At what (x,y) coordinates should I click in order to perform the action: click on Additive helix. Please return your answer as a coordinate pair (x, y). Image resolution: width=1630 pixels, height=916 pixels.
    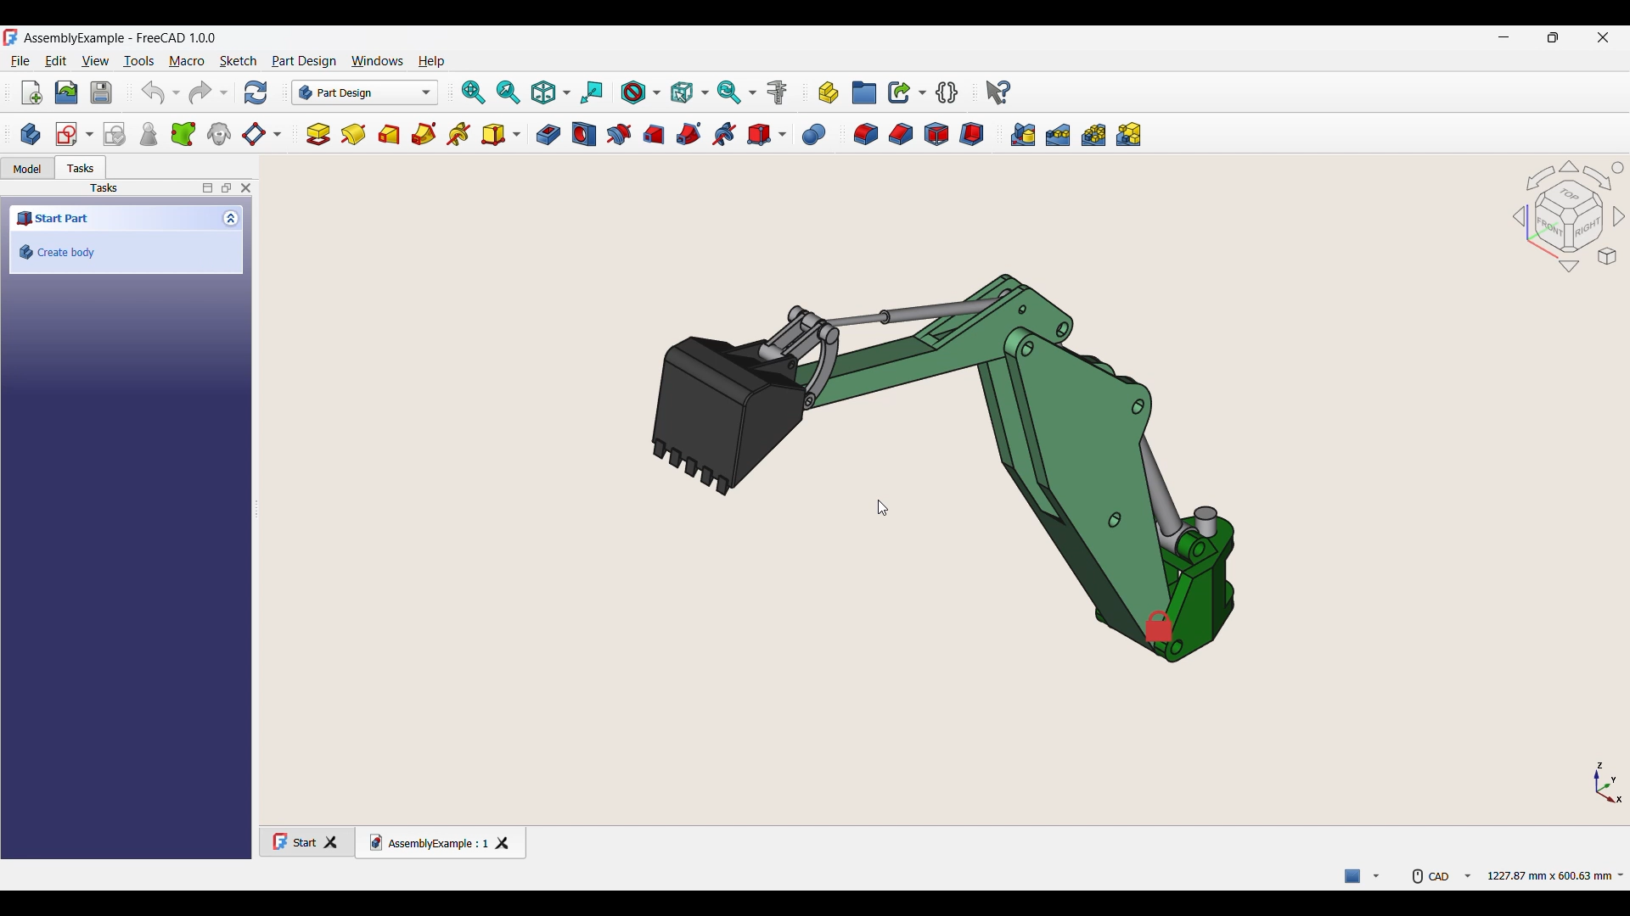
    Looking at the image, I should click on (459, 135).